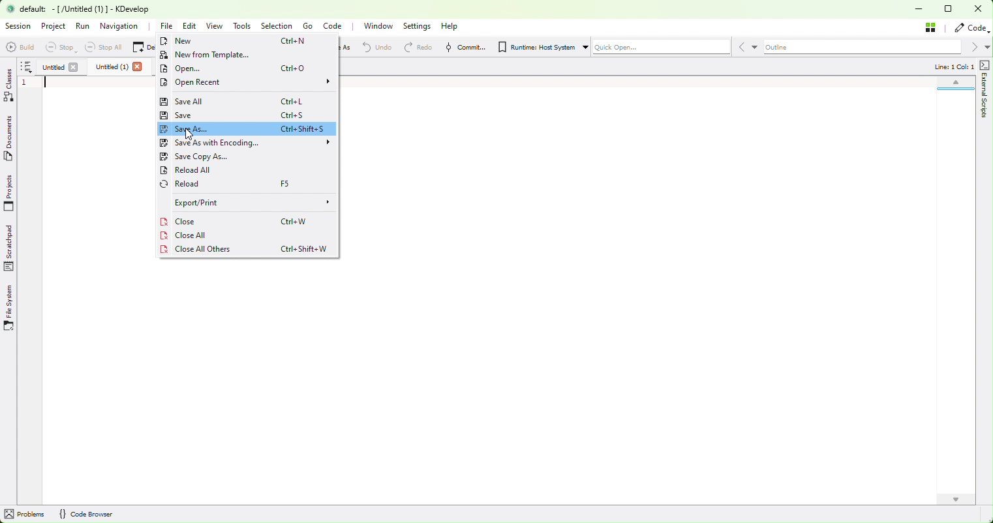 The image size is (993, 523). What do you see at coordinates (295, 40) in the screenshot?
I see `Ctrl+N` at bounding box center [295, 40].